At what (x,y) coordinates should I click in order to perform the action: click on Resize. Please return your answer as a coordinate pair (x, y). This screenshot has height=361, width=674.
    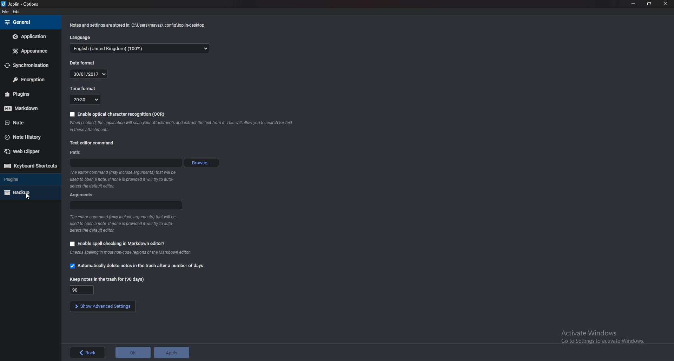
    Looking at the image, I should click on (650, 4).